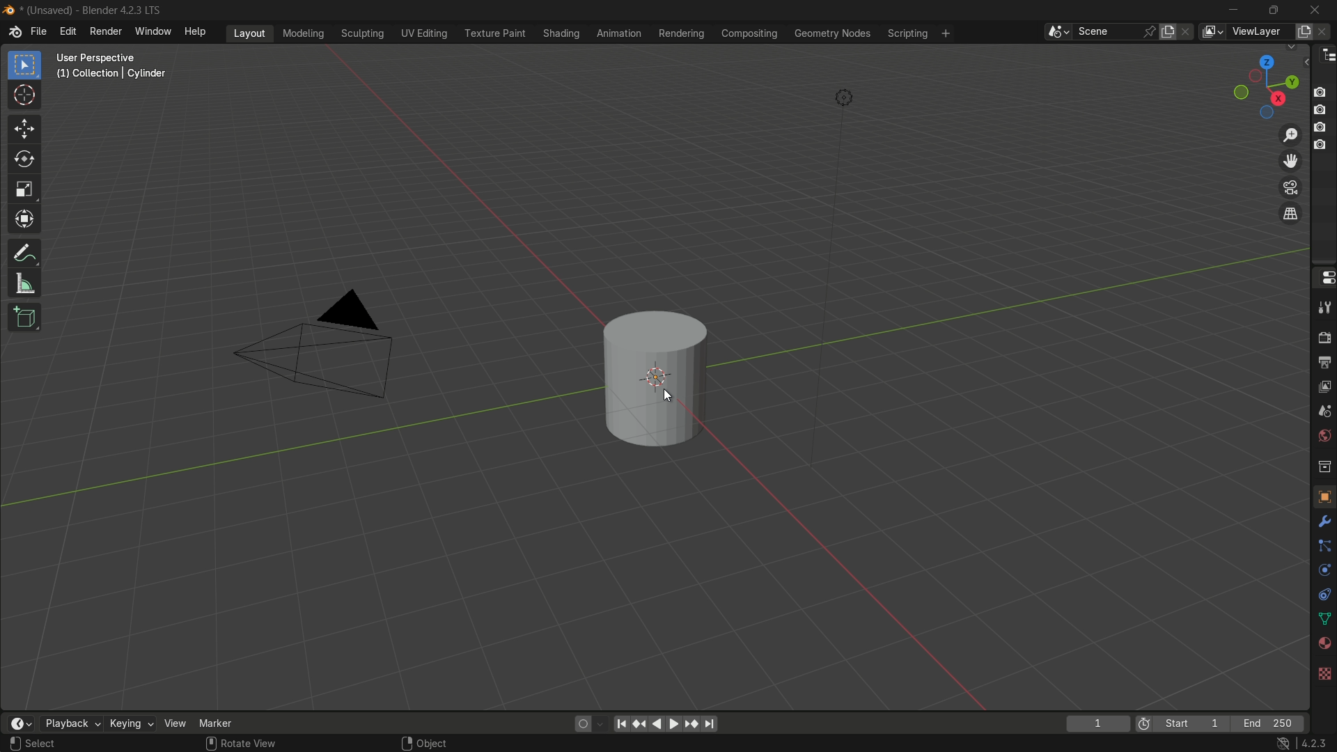  What do you see at coordinates (1324, 277) in the screenshot?
I see `properties` at bounding box center [1324, 277].